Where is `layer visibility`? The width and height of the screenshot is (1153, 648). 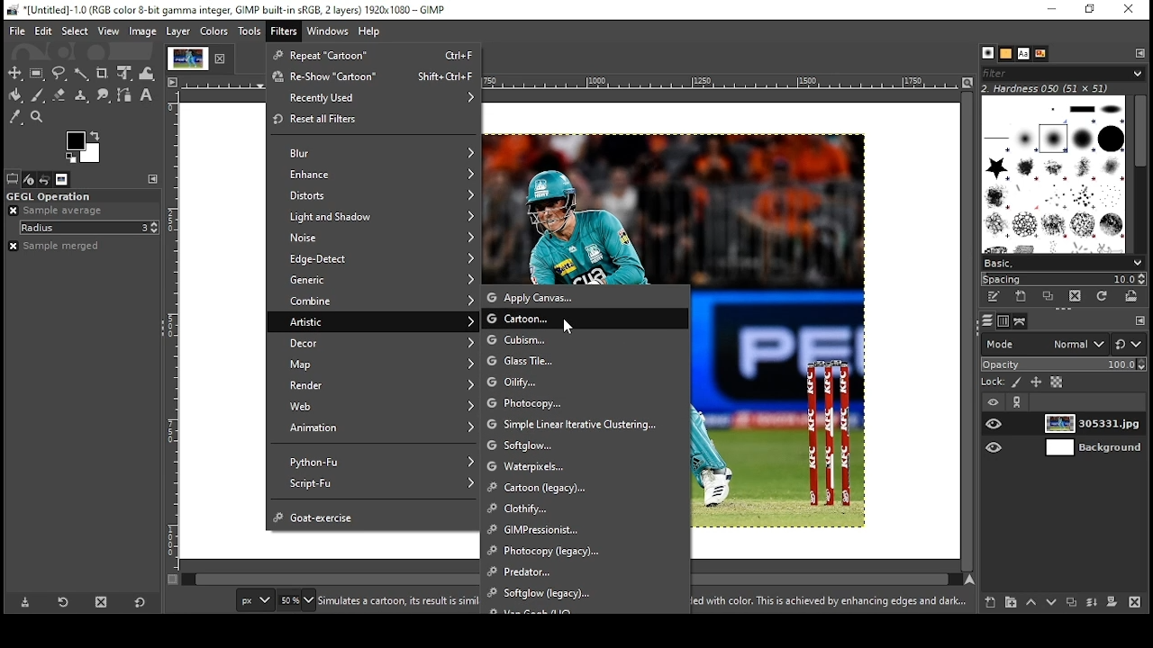 layer visibility is located at coordinates (995, 402).